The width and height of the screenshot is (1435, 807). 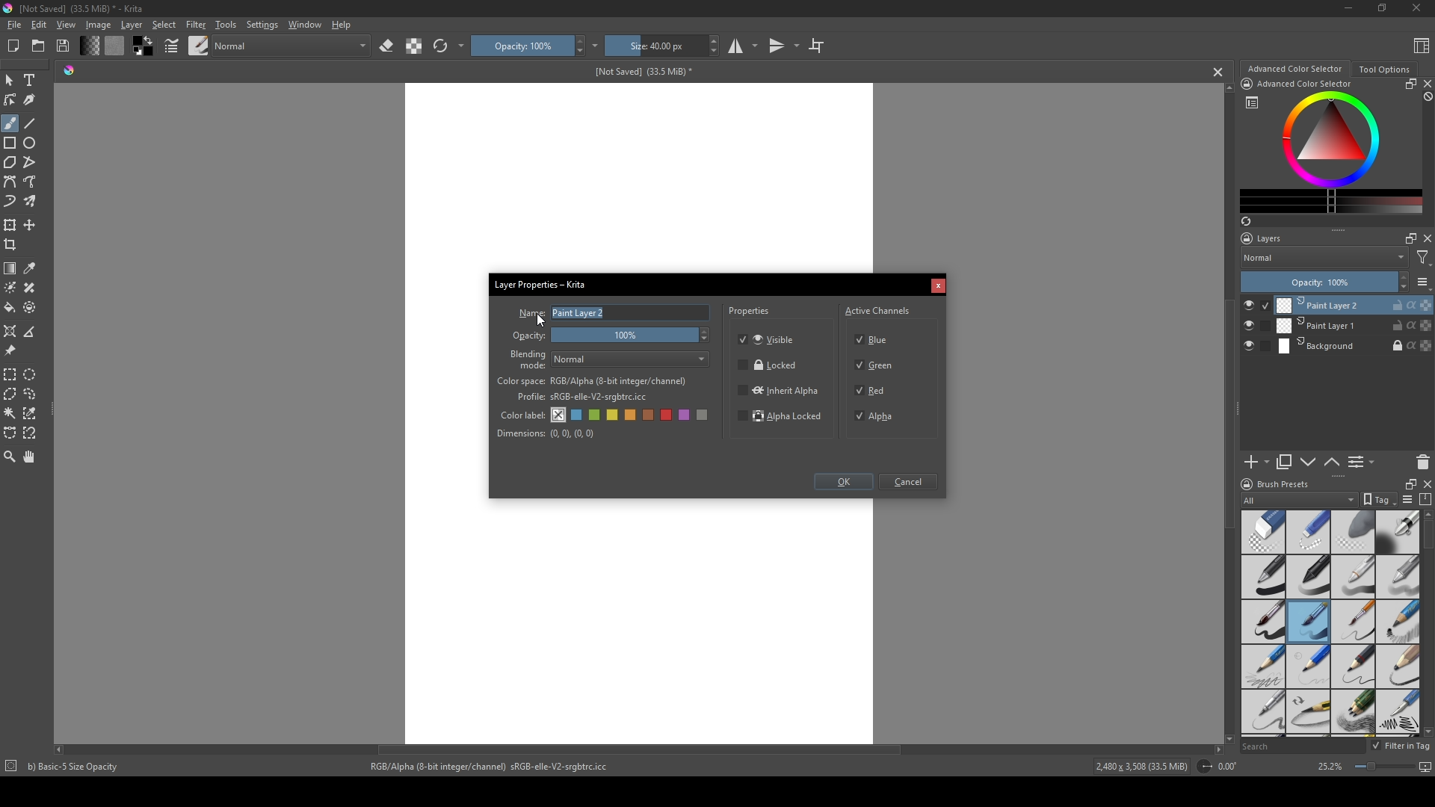 What do you see at coordinates (1246, 84) in the screenshot?
I see `icon` at bounding box center [1246, 84].